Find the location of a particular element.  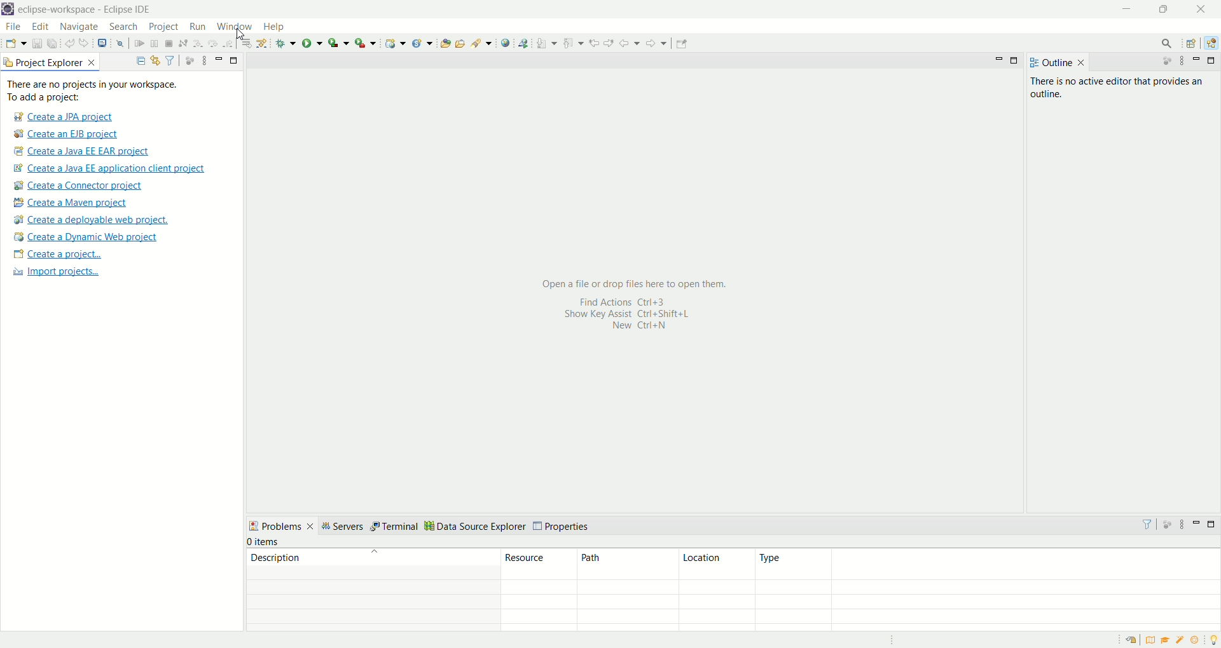

focus on active task is located at coordinates (1166, 523).